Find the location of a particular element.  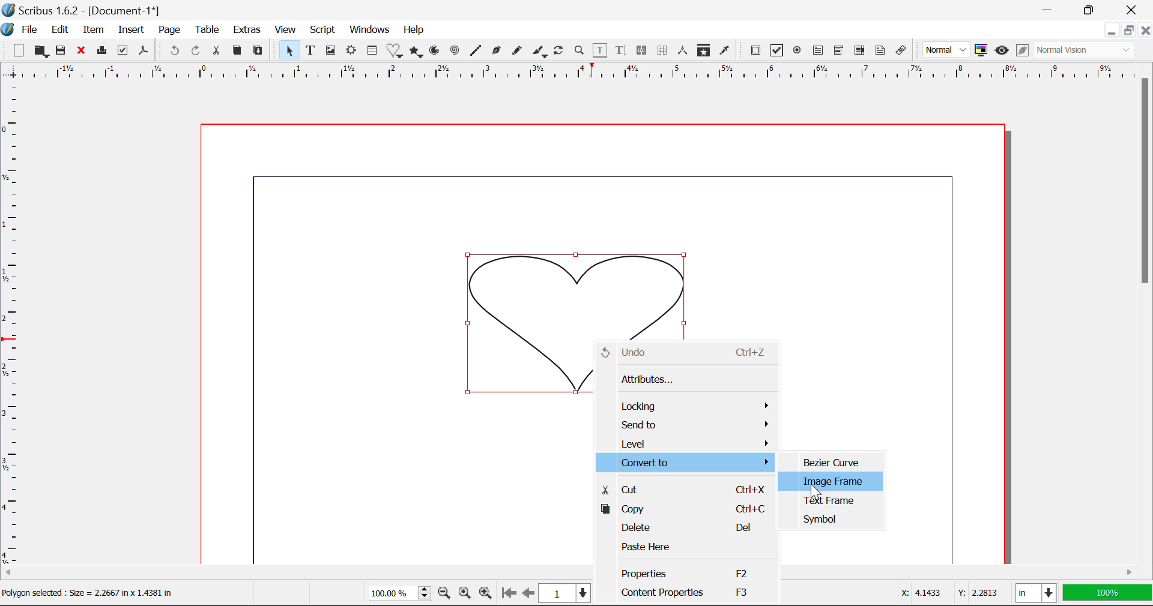

Bezier Curve is located at coordinates (497, 52).